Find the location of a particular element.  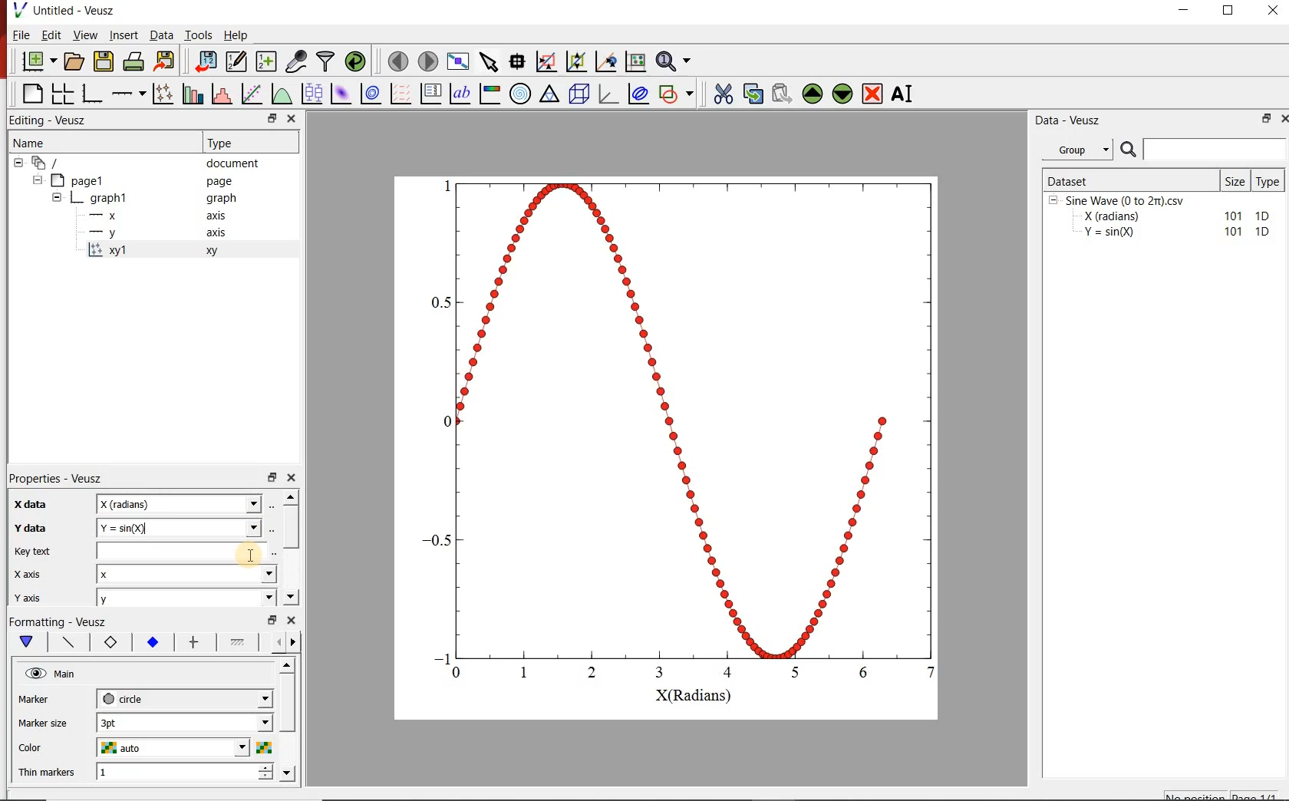

Logo is located at coordinates (19, 9).